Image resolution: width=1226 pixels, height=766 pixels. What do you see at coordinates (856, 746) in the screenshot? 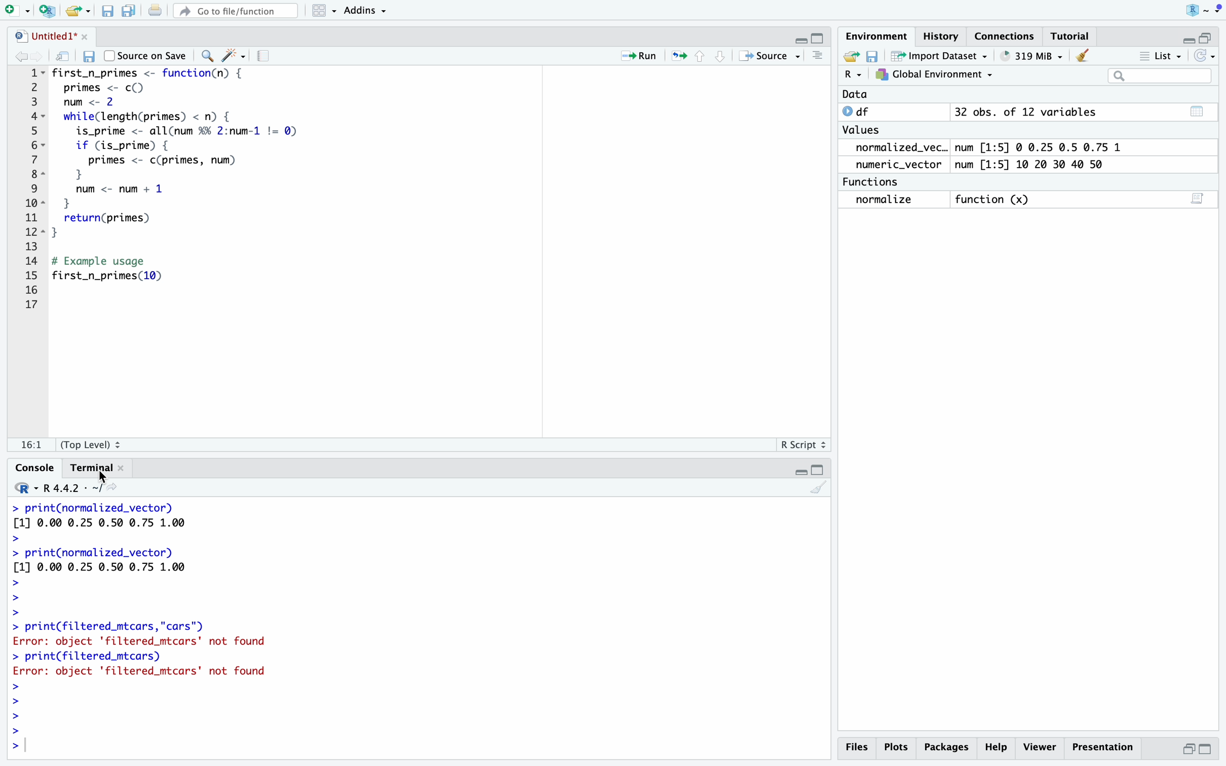
I see `Files` at bounding box center [856, 746].